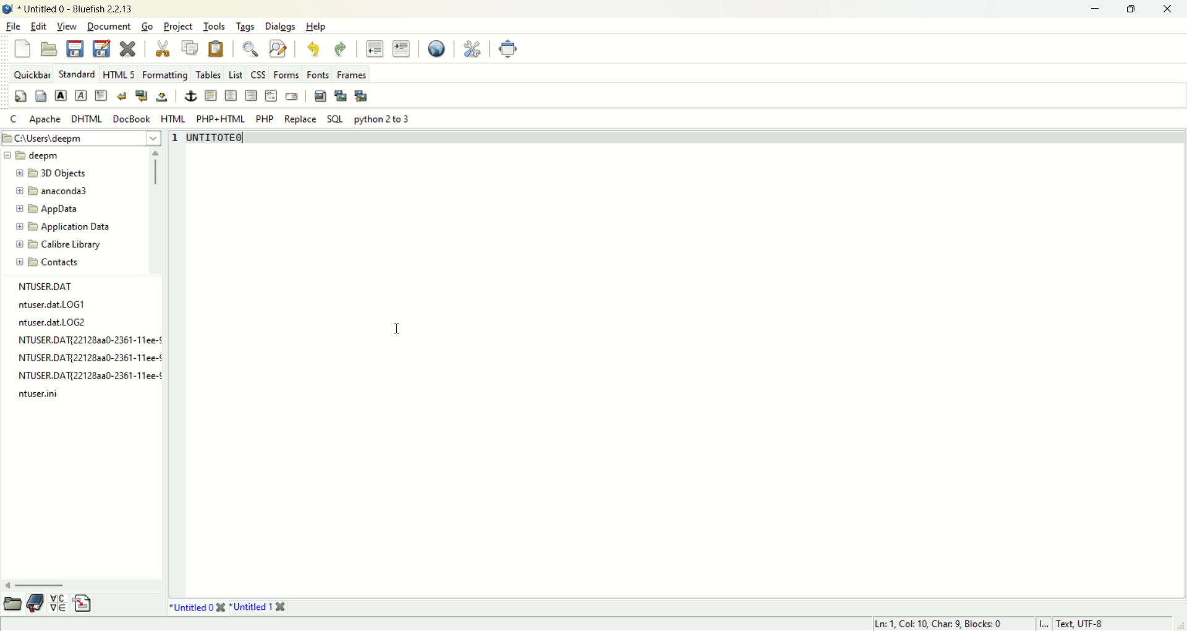 The width and height of the screenshot is (1187, 631). Describe the element at coordinates (173, 118) in the screenshot. I see `HTML` at that location.